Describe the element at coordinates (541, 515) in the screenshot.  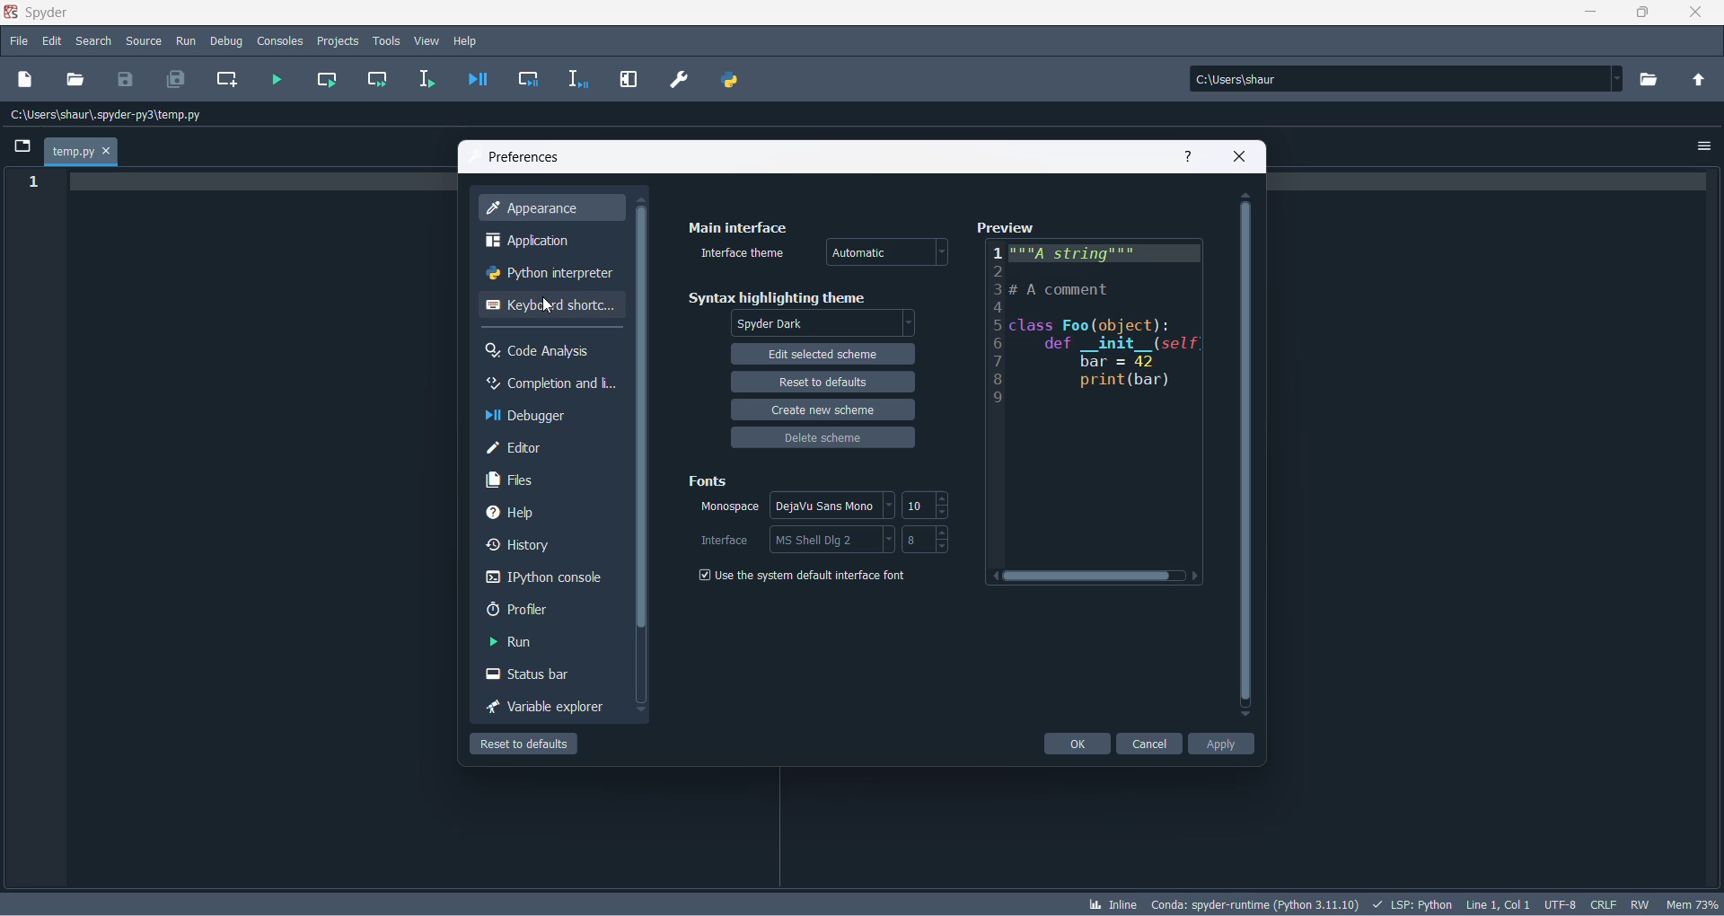
I see `help` at that location.